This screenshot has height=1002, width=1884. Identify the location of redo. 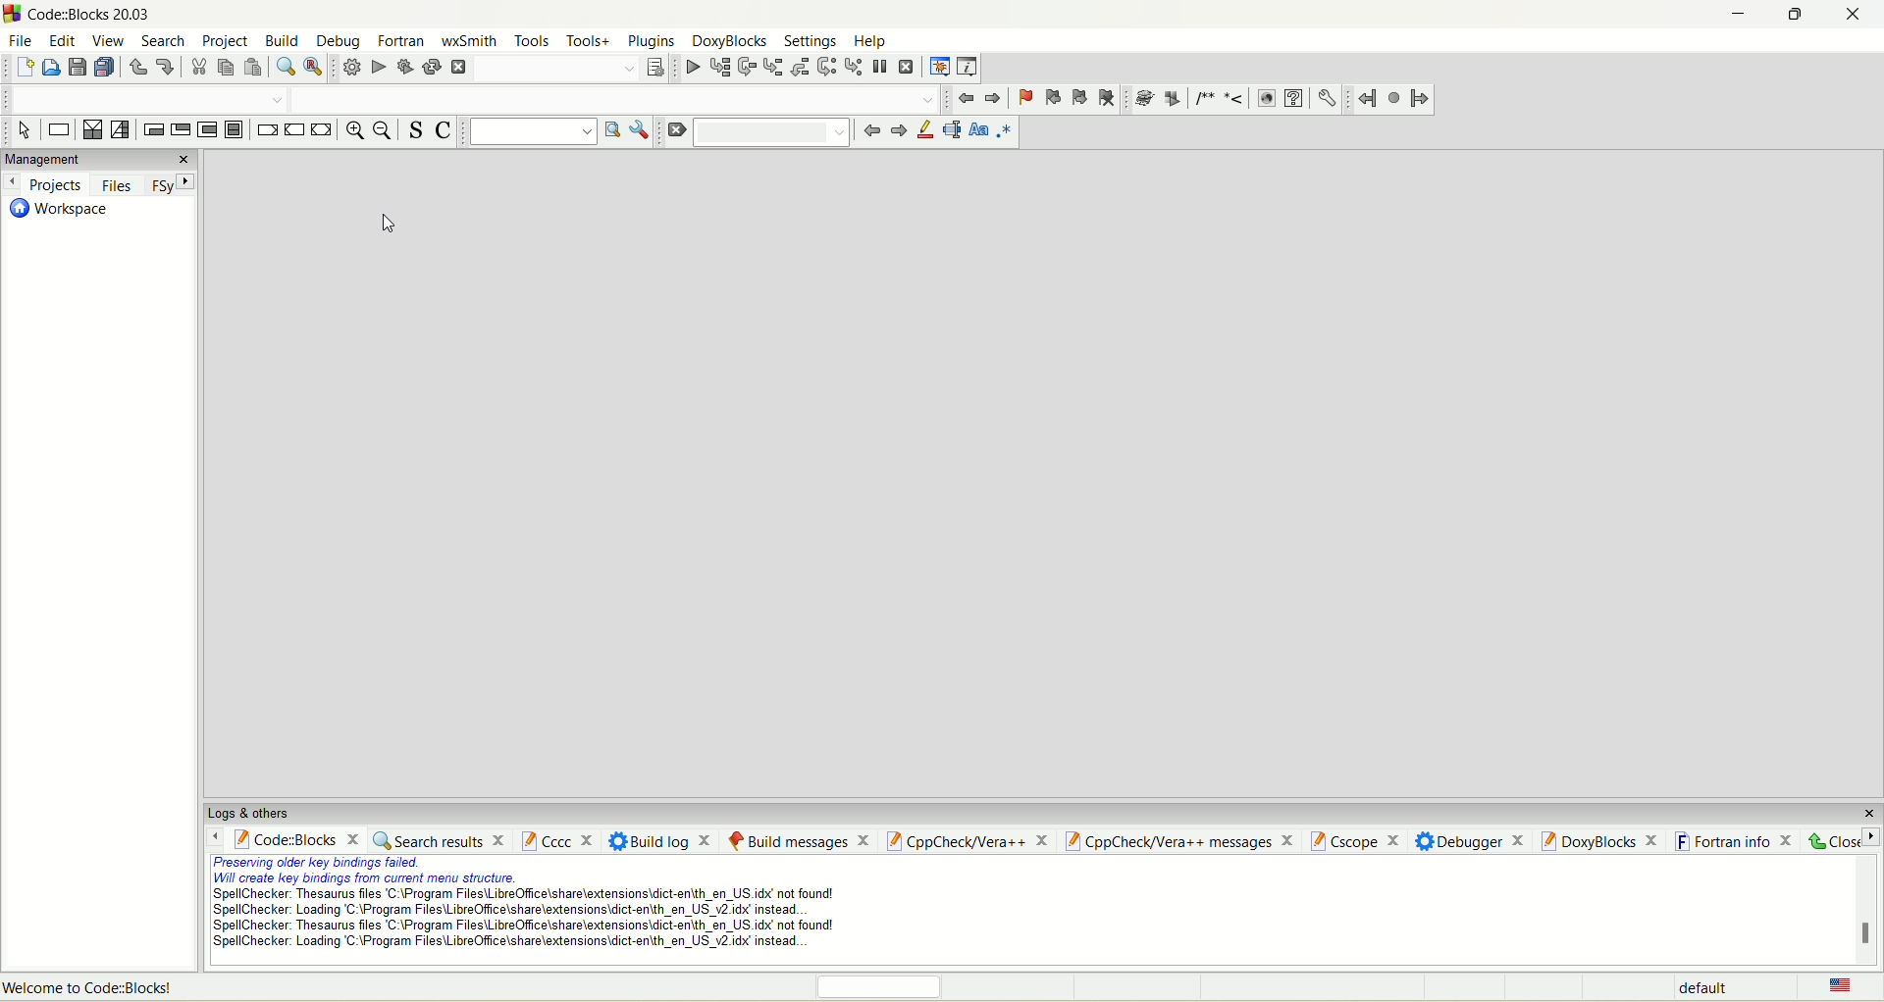
(165, 69).